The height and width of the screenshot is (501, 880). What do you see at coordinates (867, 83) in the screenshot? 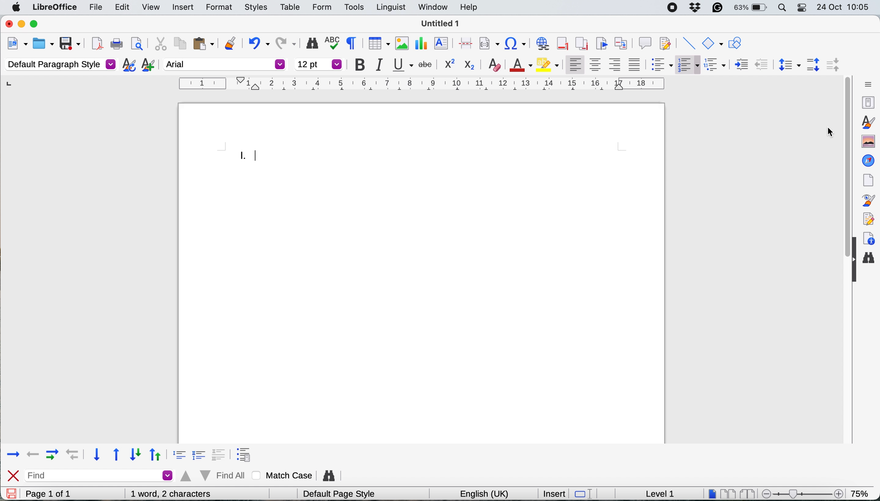
I see `sidebar settings` at bounding box center [867, 83].